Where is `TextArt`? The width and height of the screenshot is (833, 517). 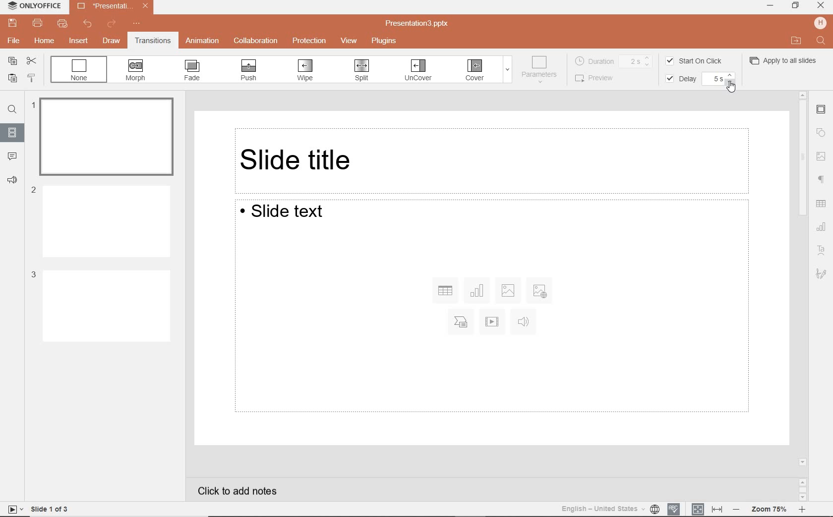 TextArt is located at coordinates (822, 251).